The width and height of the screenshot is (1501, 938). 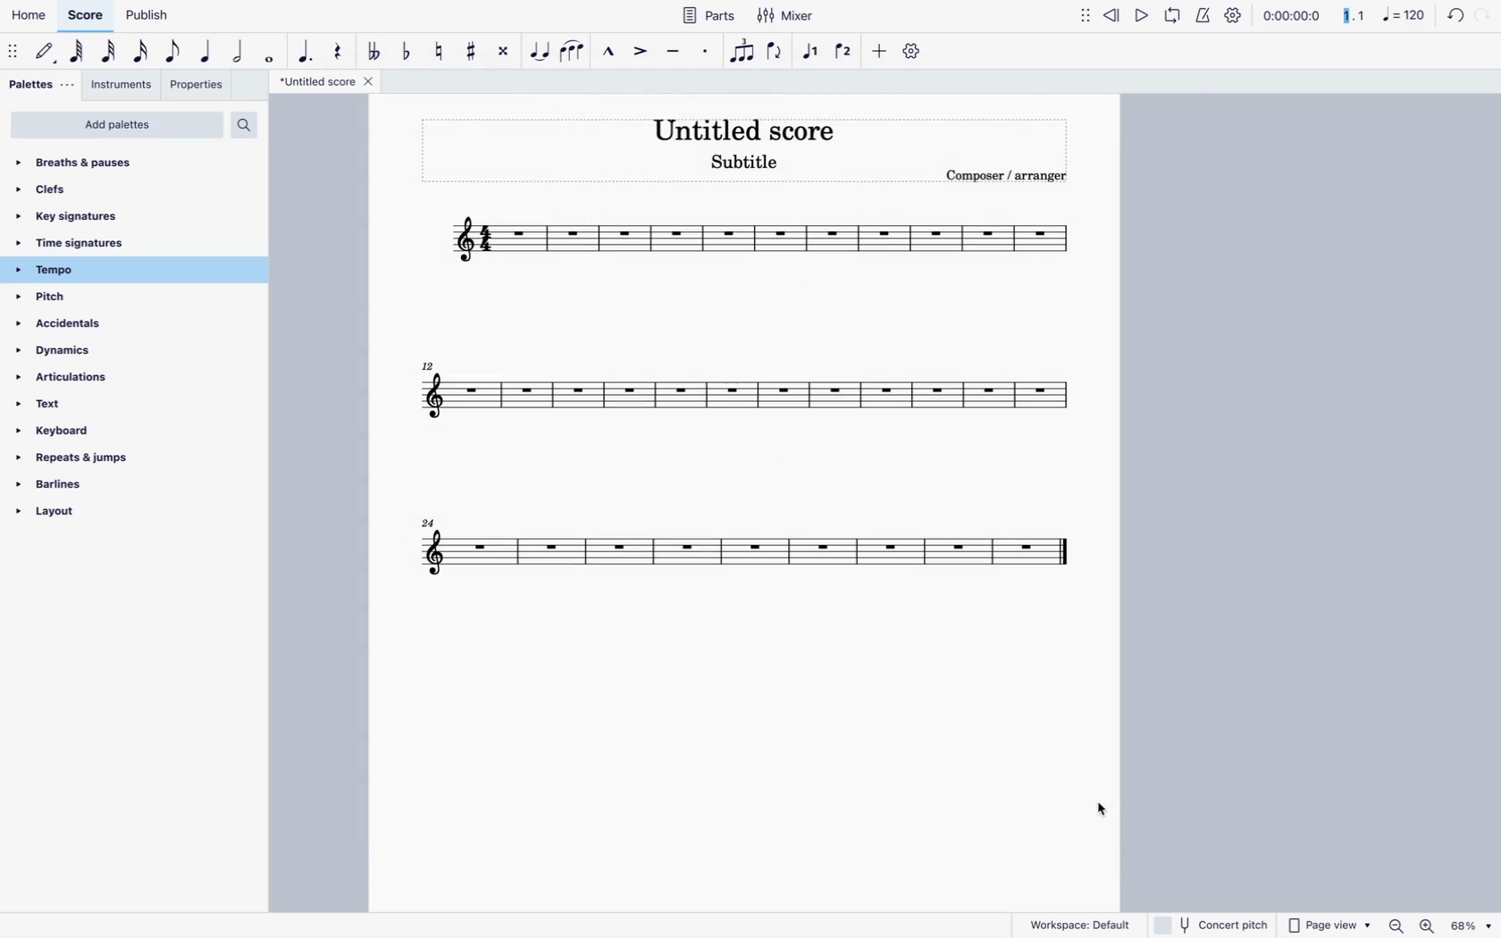 What do you see at coordinates (754, 236) in the screenshot?
I see `new score` at bounding box center [754, 236].